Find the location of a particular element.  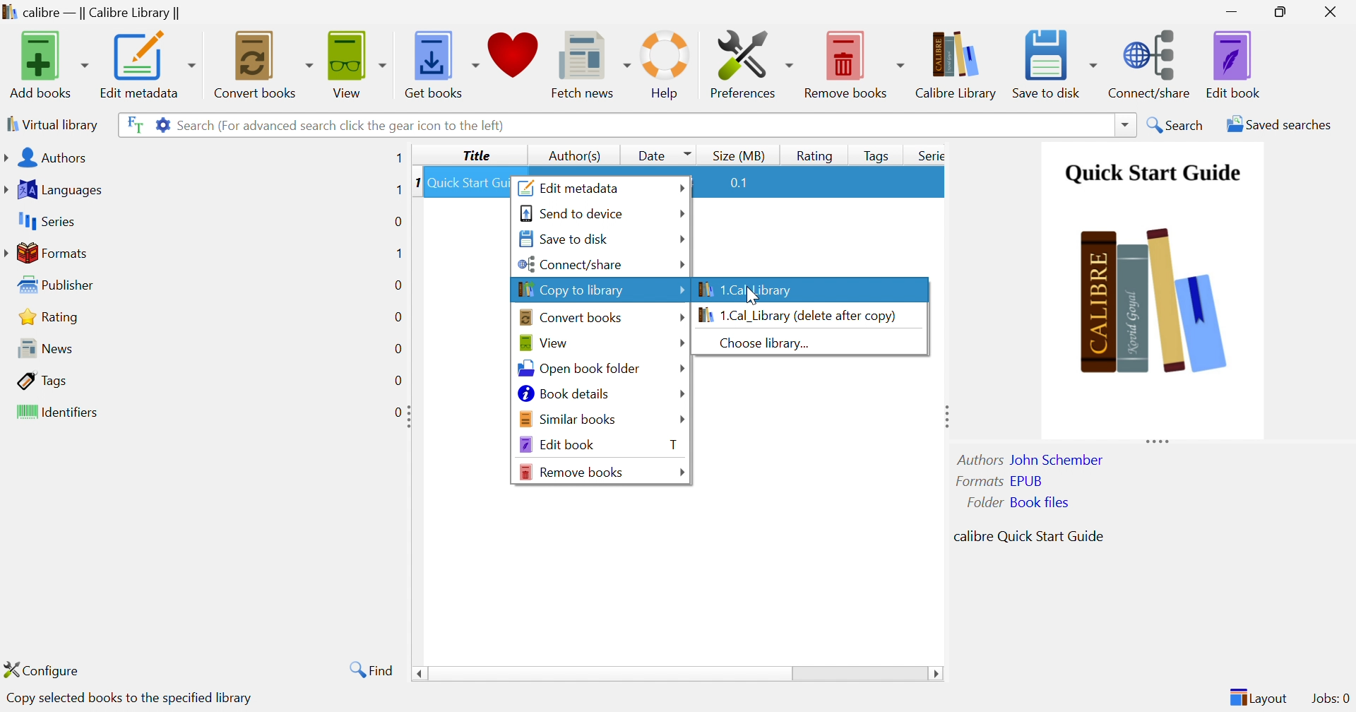

Fetch news is located at coordinates (588, 61).